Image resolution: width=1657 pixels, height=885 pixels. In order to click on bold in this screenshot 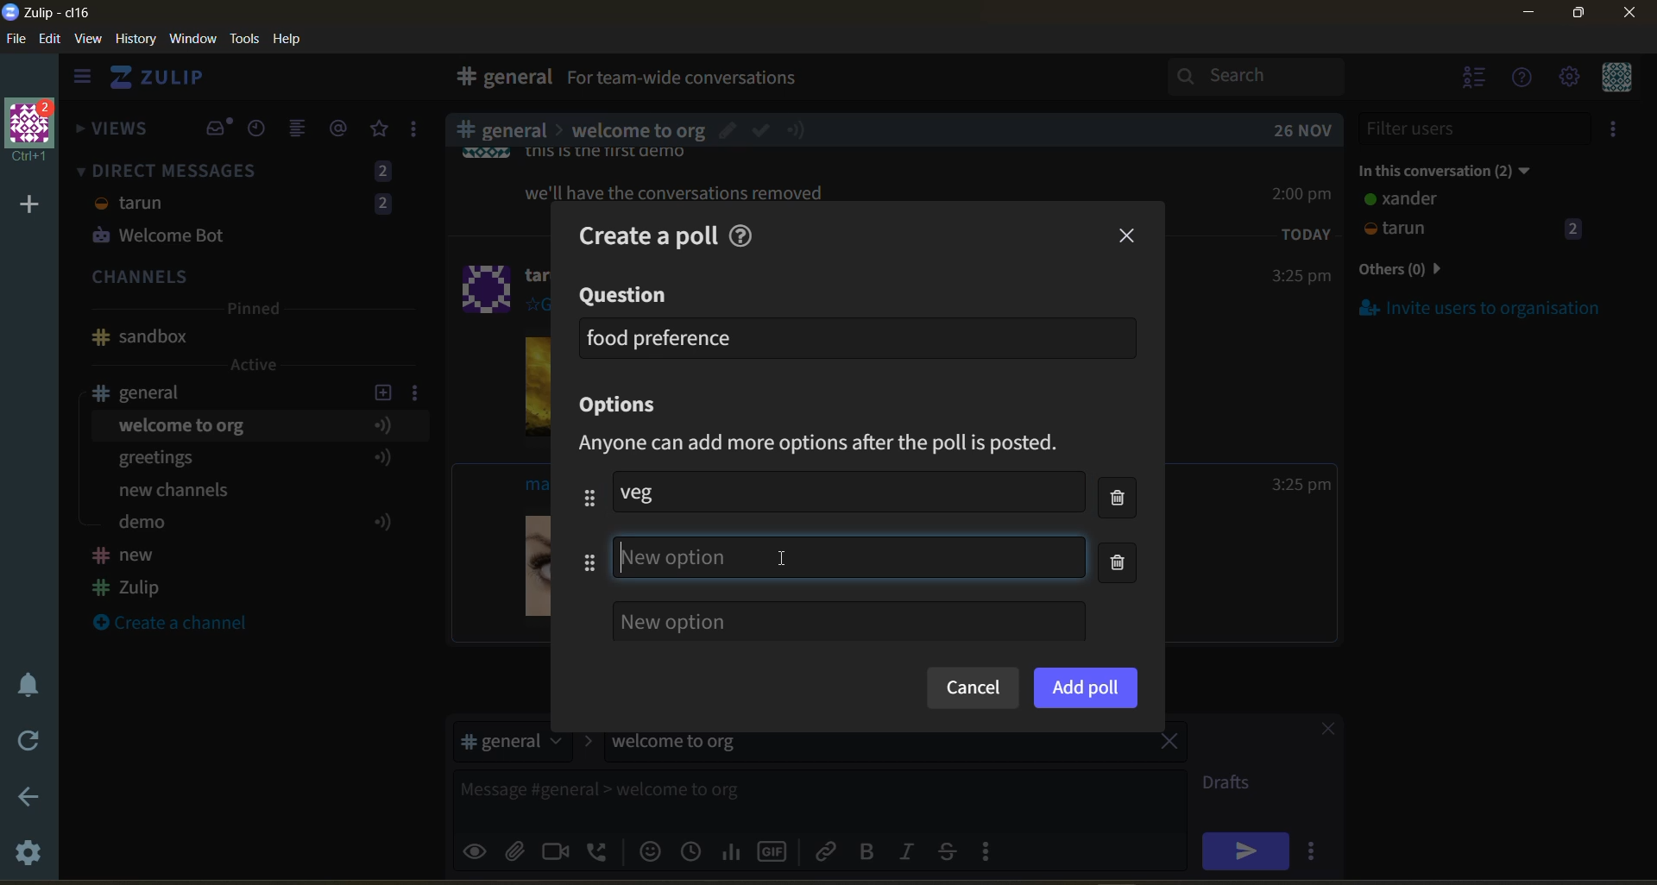, I will do `click(866, 852)`.